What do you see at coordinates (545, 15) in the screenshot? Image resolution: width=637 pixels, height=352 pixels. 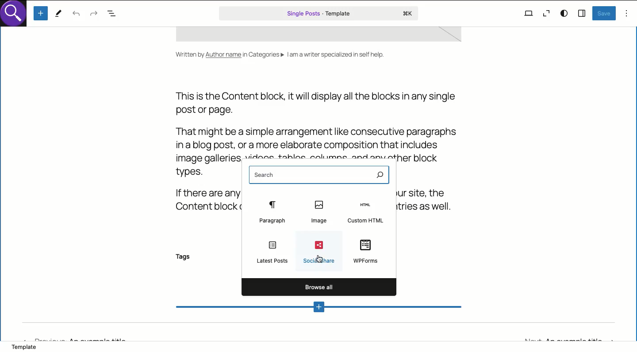 I see `Zoom out` at bounding box center [545, 15].